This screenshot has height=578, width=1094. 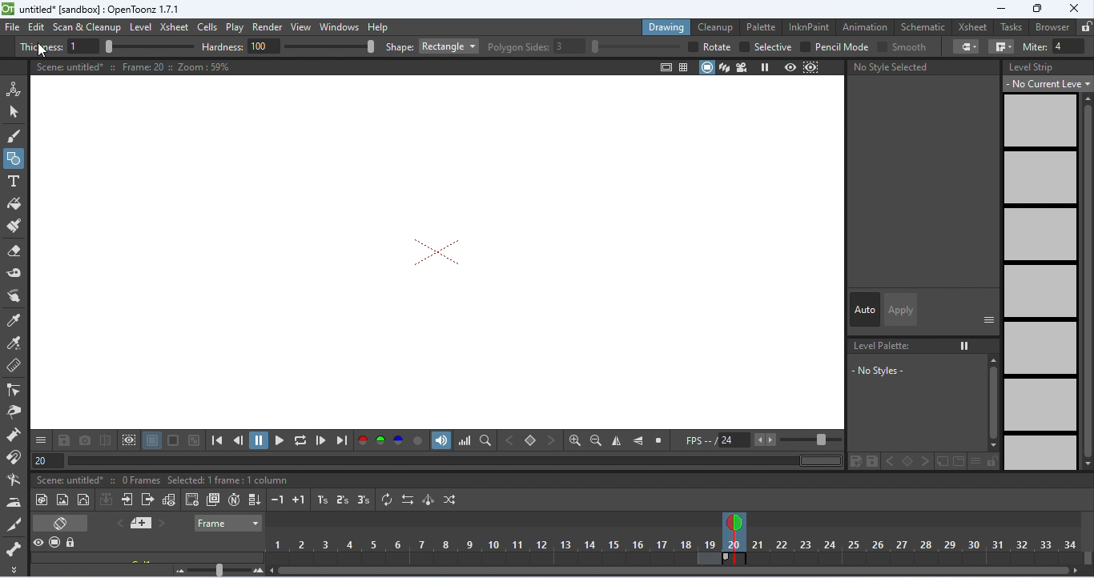 What do you see at coordinates (259, 440) in the screenshot?
I see `pause` at bounding box center [259, 440].